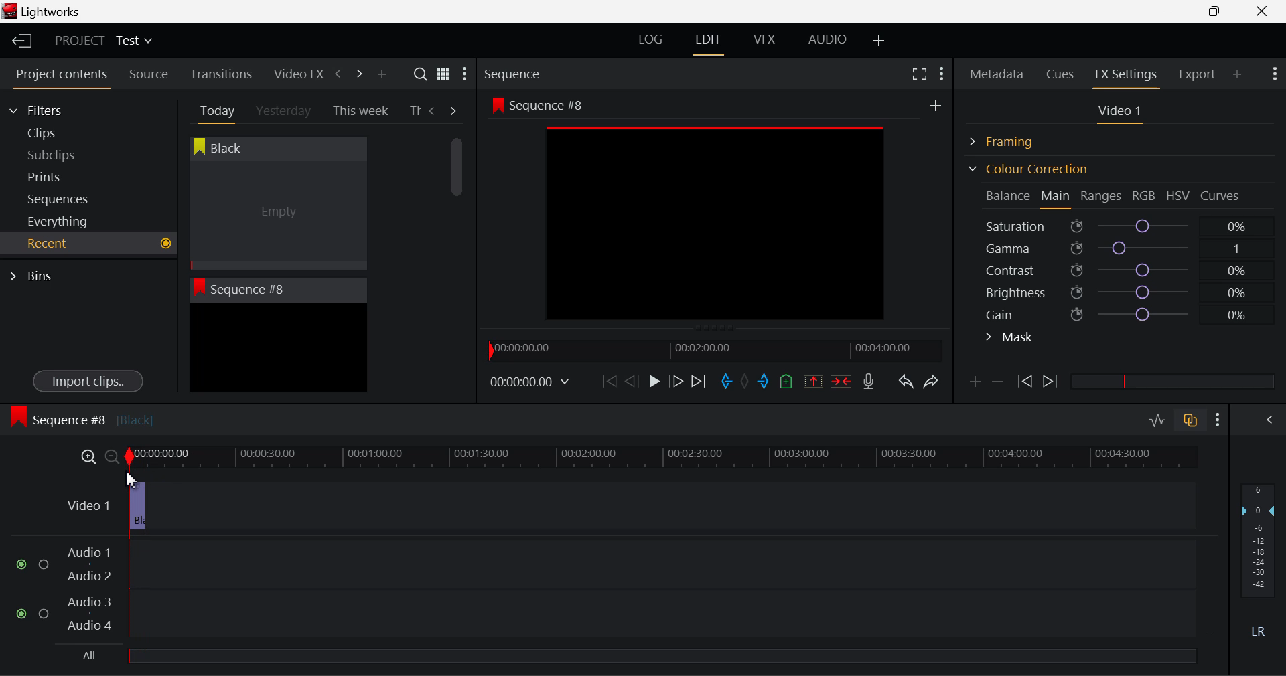 The height and width of the screenshot is (676, 1286). Describe the element at coordinates (1127, 76) in the screenshot. I see `FX Settings Panel Open` at that location.